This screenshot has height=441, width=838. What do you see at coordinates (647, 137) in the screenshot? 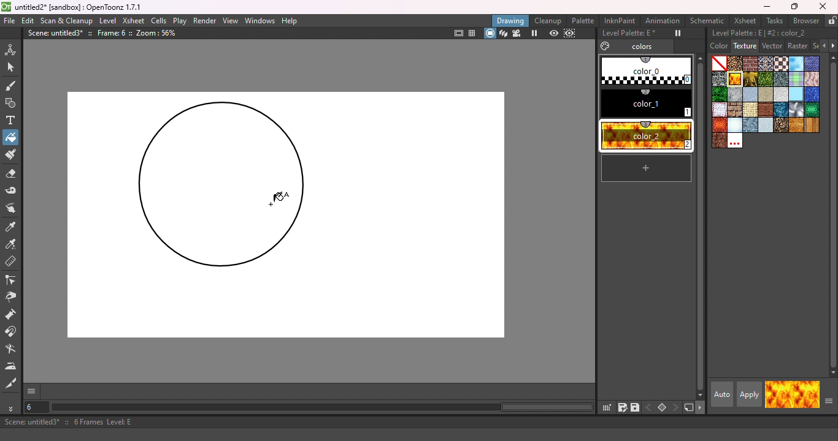
I see `#2 color_2` at bounding box center [647, 137].